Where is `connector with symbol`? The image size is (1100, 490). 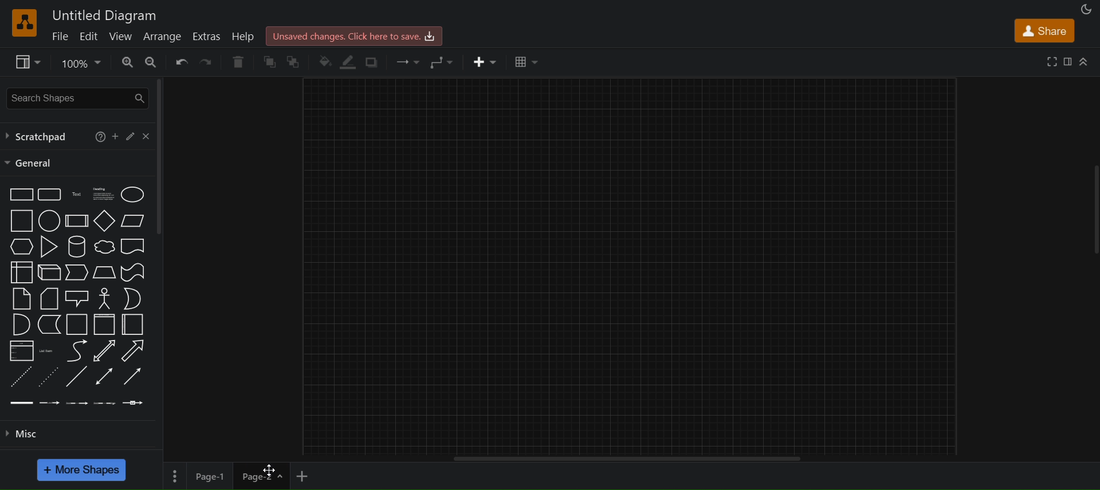 connector with symbol is located at coordinates (134, 402).